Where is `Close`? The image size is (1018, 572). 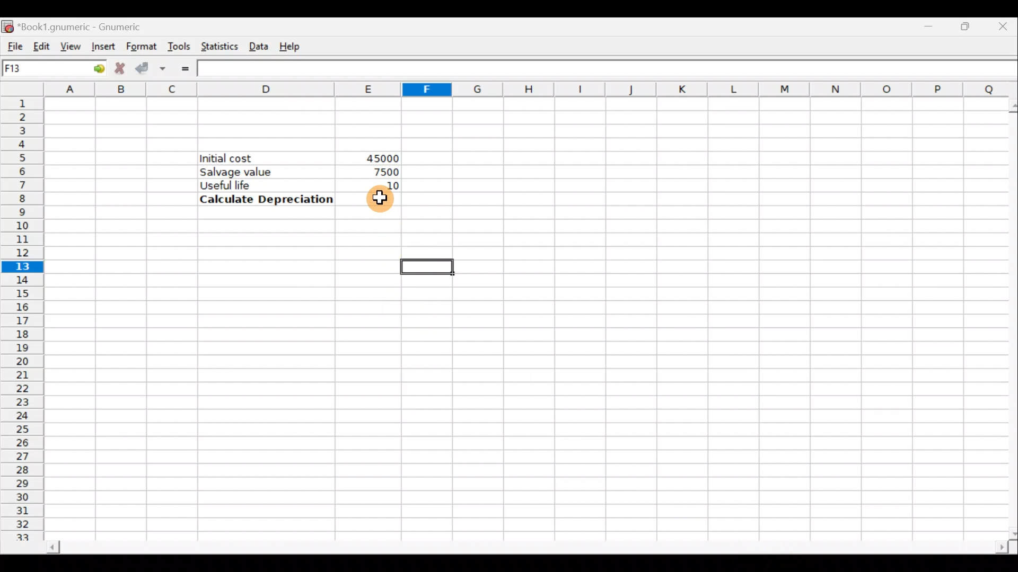 Close is located at coordinates (996, 29).